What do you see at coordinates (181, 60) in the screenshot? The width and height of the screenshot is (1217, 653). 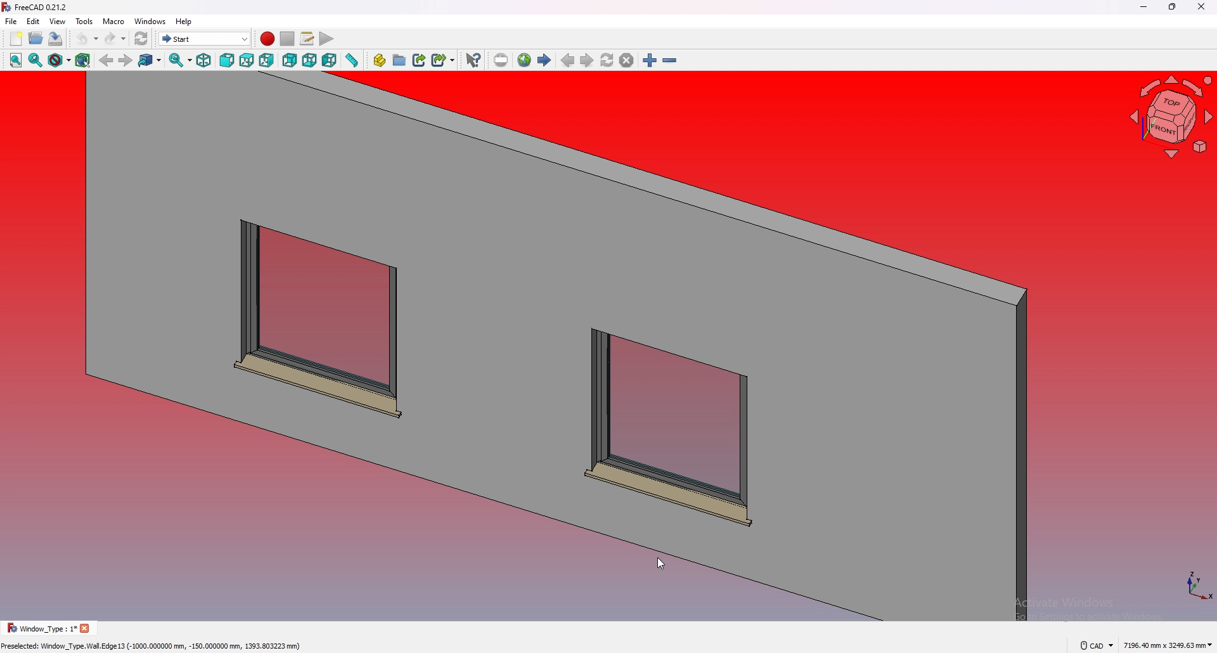 I see `sync view` at bounding box center [181, 60].